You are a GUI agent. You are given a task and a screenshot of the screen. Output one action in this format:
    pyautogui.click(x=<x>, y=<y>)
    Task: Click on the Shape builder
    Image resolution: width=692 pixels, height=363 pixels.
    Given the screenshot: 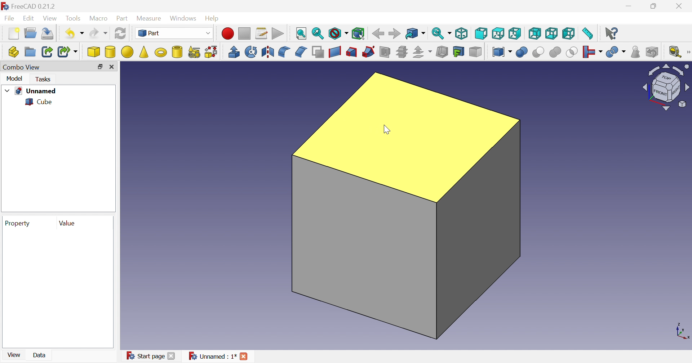 What is the action you would take?
    pyautogui.click(x=212, y=52)
    